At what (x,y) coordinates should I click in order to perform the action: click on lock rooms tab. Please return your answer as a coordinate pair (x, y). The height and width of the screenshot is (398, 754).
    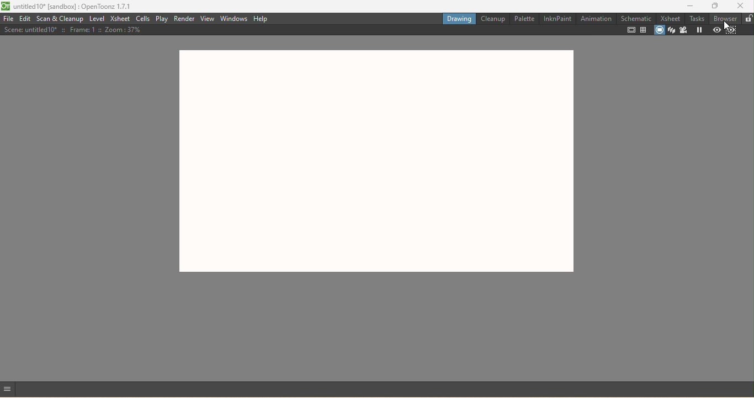
    Looking at the image, I should click on (748, 18).